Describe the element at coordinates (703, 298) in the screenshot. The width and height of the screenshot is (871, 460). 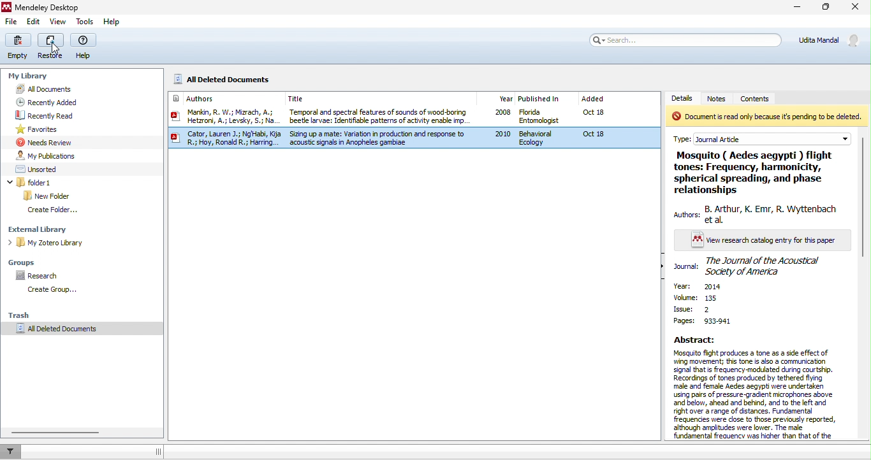
I see `volume` at that location.